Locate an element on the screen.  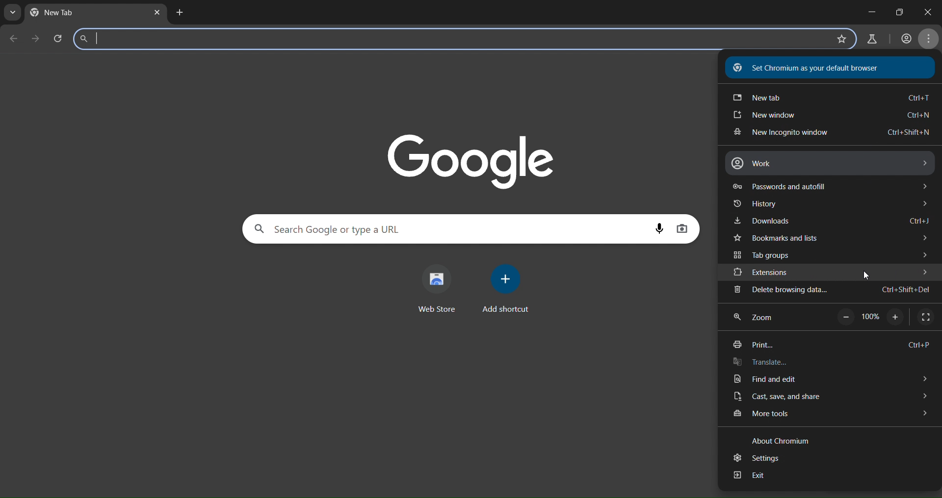
minimize is located at coordinates (870, 10).